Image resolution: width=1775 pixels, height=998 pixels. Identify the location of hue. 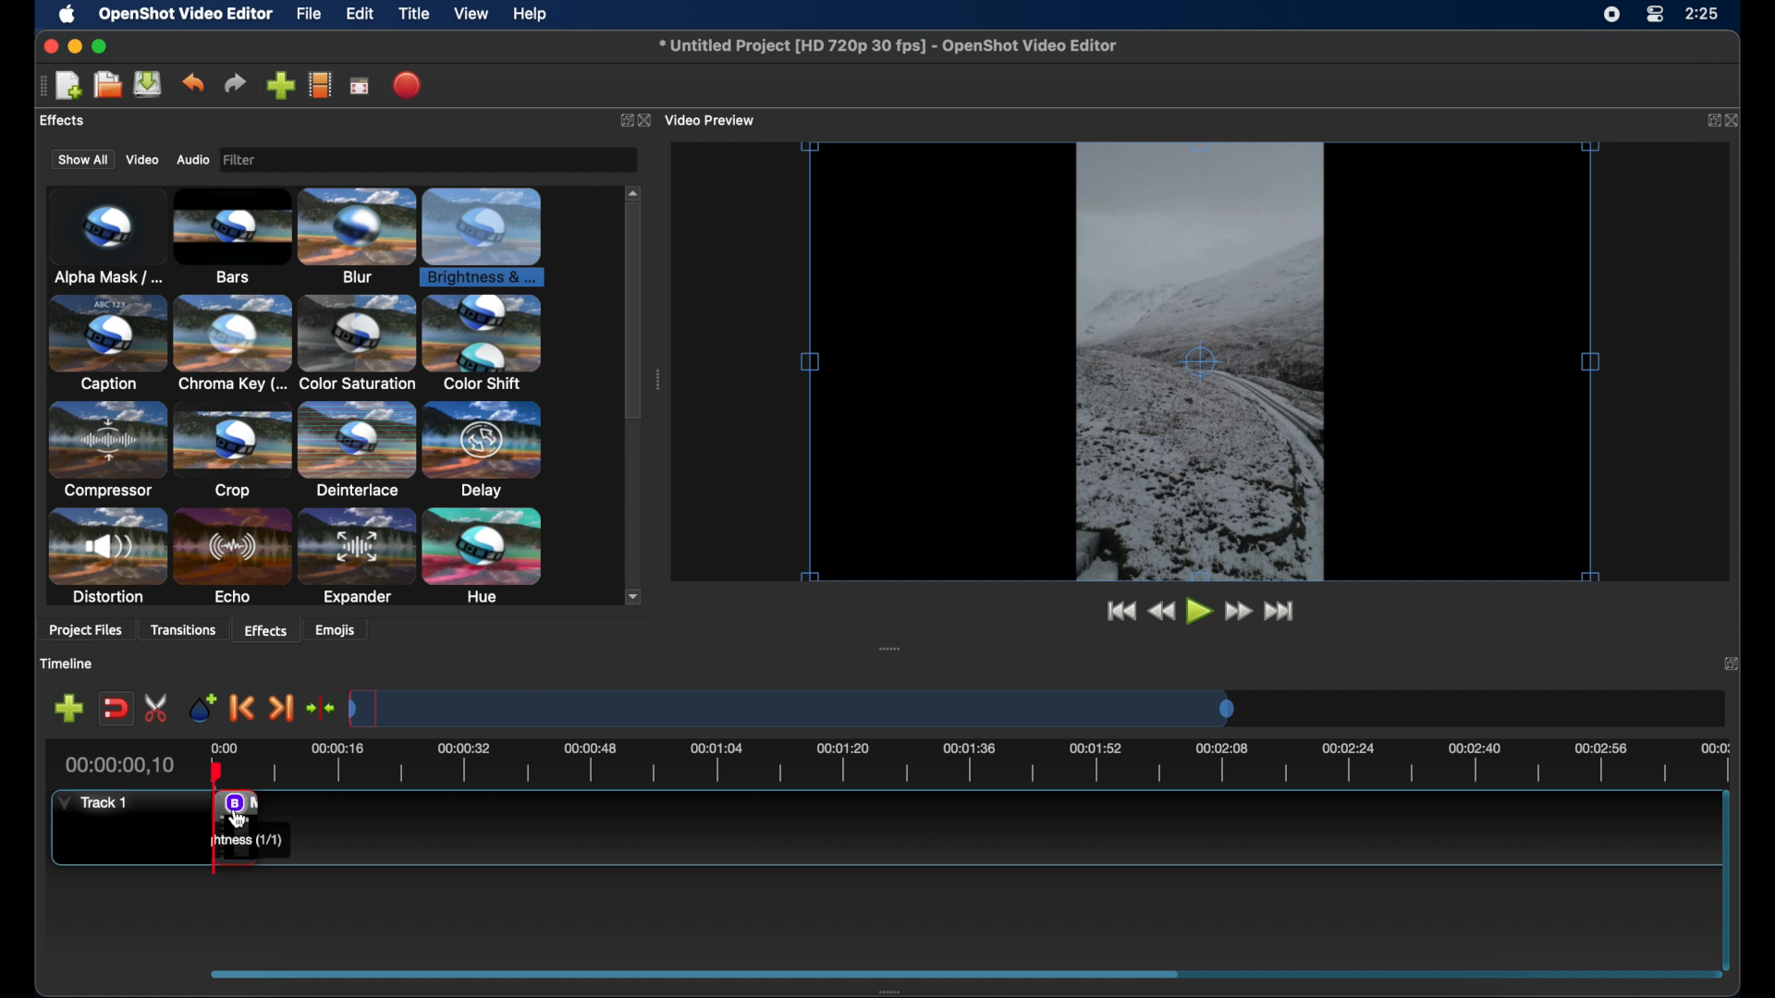
(483, 556).